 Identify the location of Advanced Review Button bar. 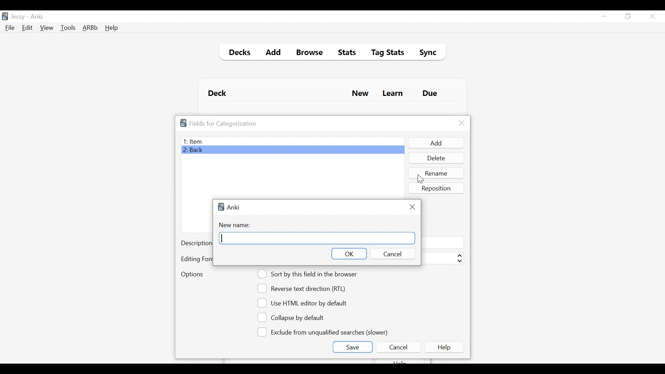
(90, 28).